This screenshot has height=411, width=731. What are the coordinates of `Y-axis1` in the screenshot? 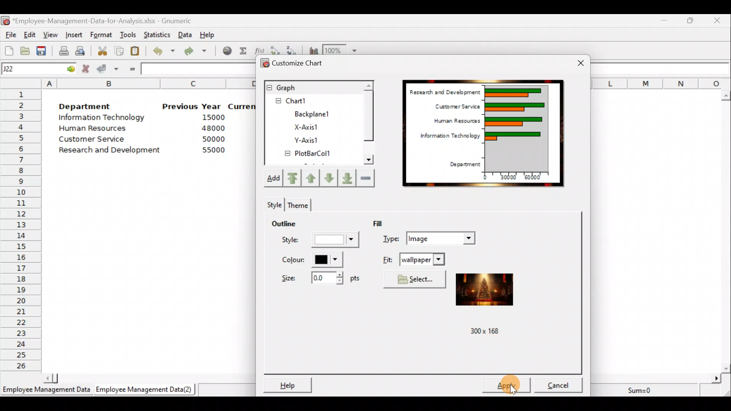 It's located at (305, 141).